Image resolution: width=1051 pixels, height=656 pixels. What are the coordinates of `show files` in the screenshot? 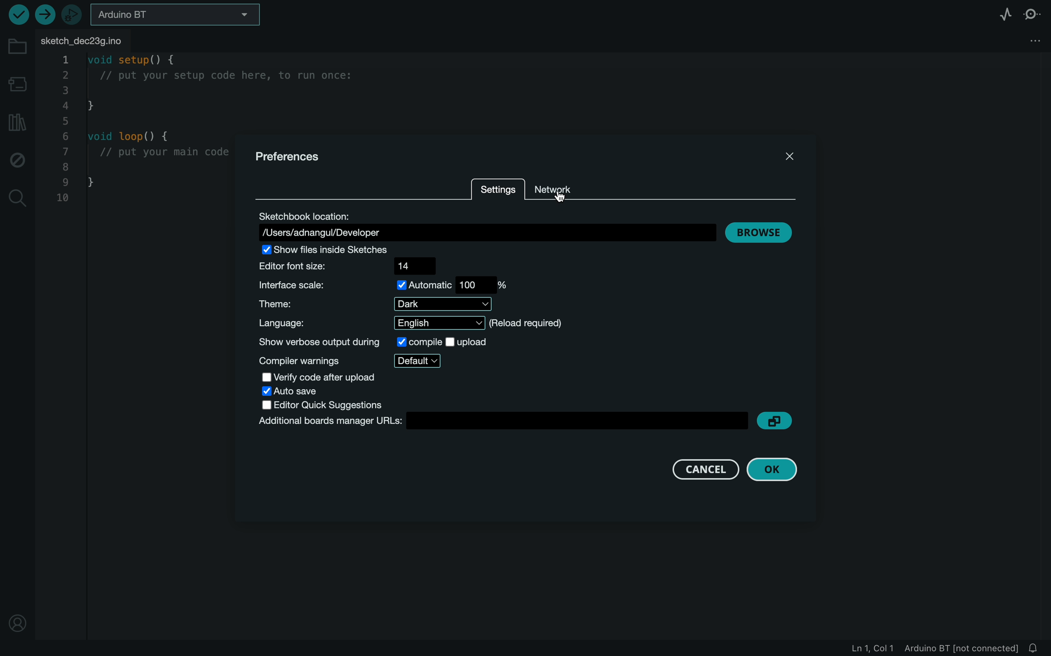 It's located at (333, 249).